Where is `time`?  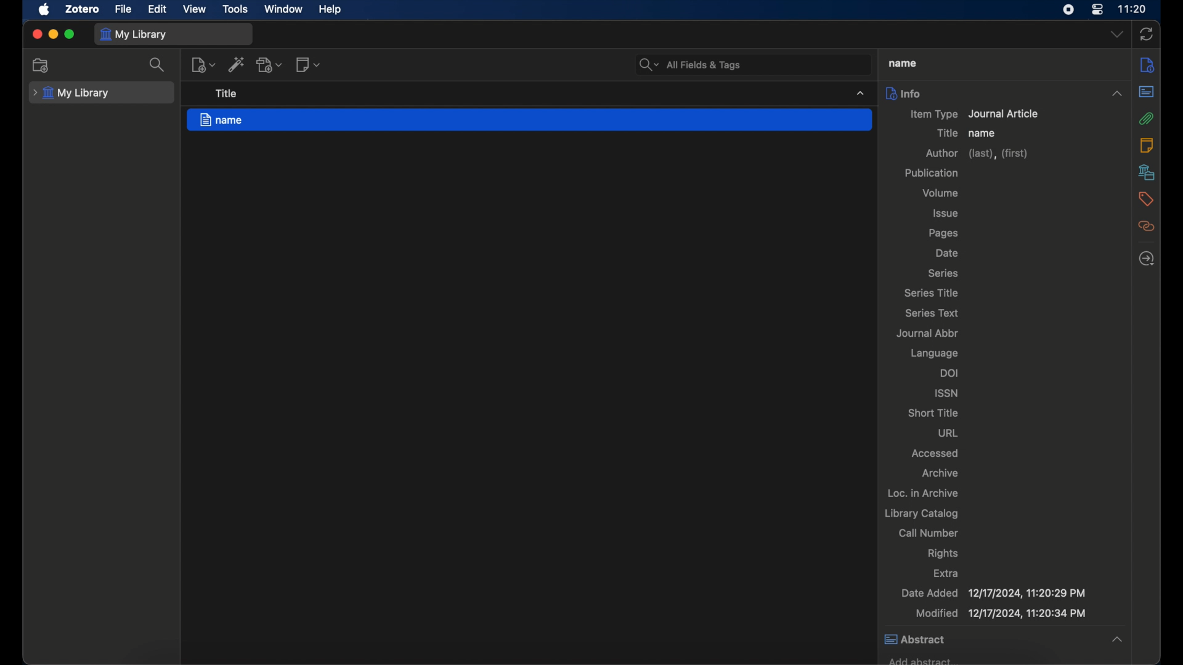
time is located at coordinates (1134, 9).